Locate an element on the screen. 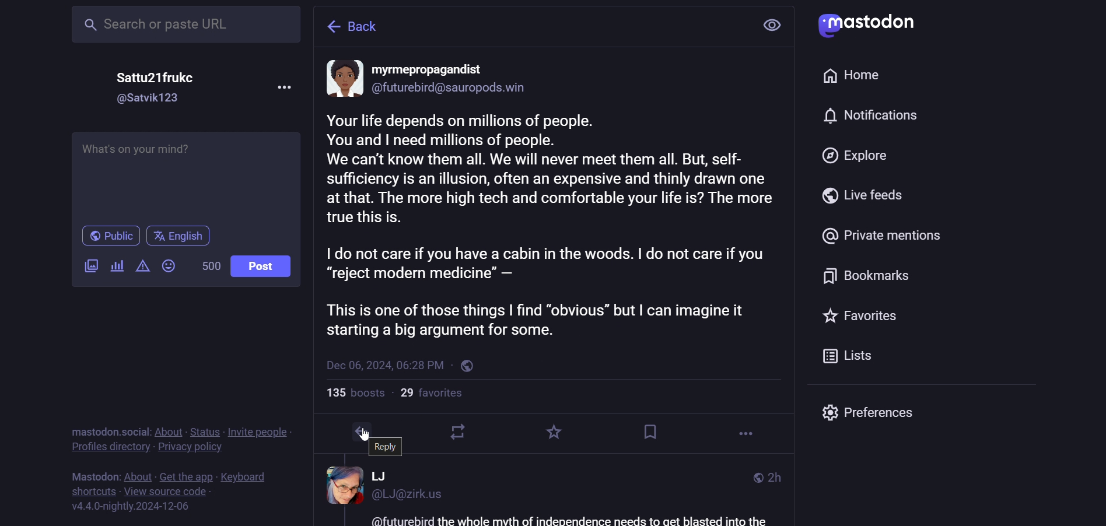 The image size is (1106, 526). cursor is located at coordinates (364, 436).